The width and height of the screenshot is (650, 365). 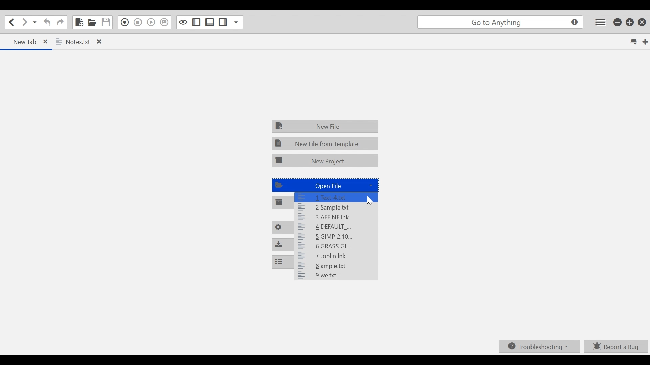 What do you see at coordinates (629, 22) in the screenshot?
I see `Restore` at bounding box center [629, 22].